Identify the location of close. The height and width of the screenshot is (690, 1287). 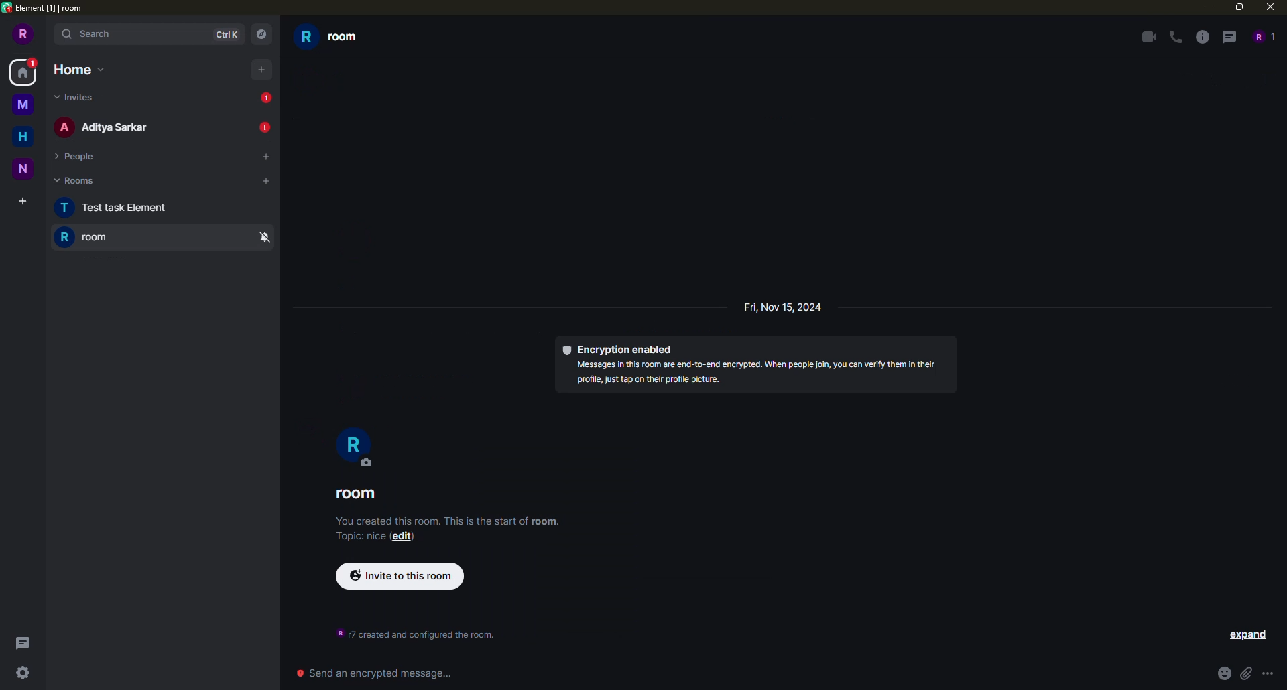
(1270, 7).